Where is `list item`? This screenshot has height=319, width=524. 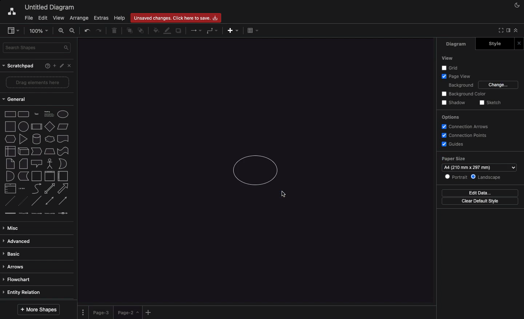 list item is located at coordinates (22, 189).